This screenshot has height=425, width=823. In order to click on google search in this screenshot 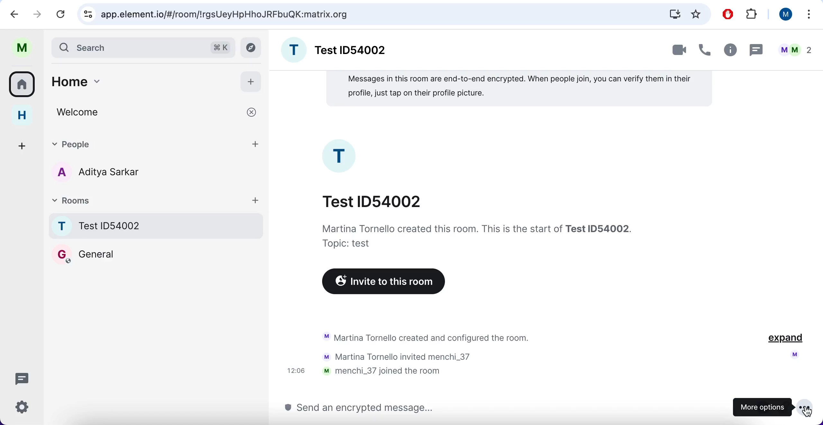, I will do `click(226, 15)`.